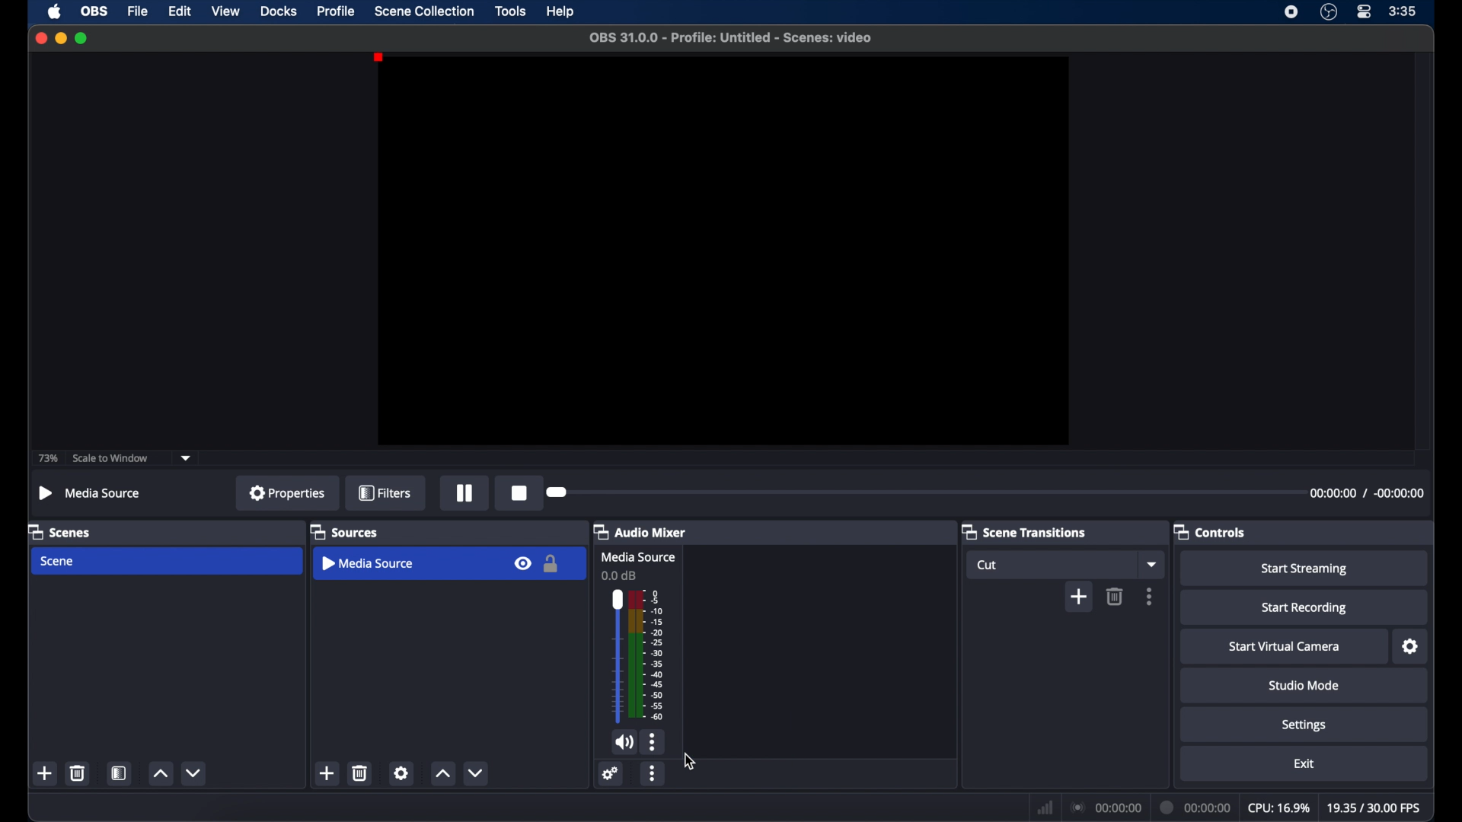 This screenshot has height=822, width=1462. What do you see at coordinates (516, 493) in the screenshot?
I see `Stop` at bounding box center [516, 493].